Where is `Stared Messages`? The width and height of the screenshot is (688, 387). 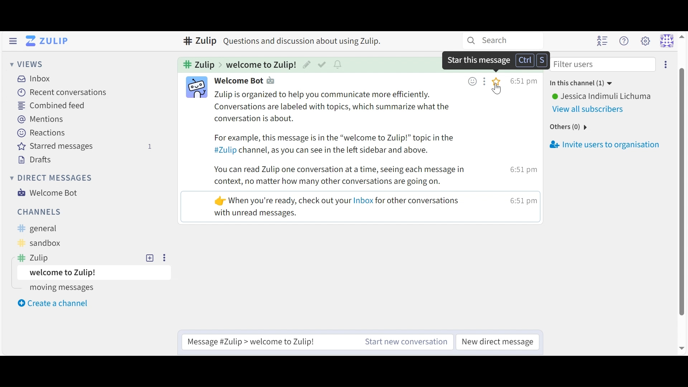
Stared Messages is located at coordinates (83, 146).